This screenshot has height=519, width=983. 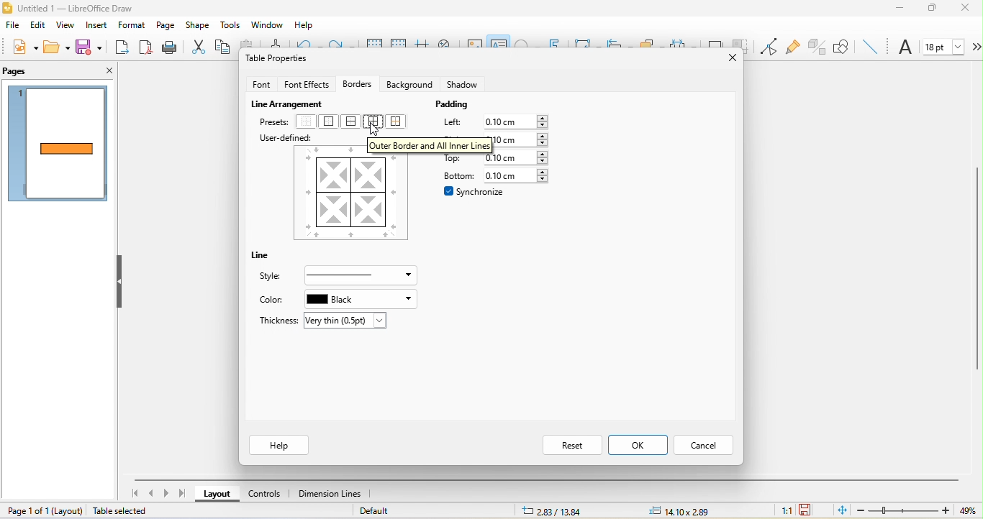 What do you see at coordinates (902, 10) in the screenshot?
I see `minimize` at bounding box center [902, 10].